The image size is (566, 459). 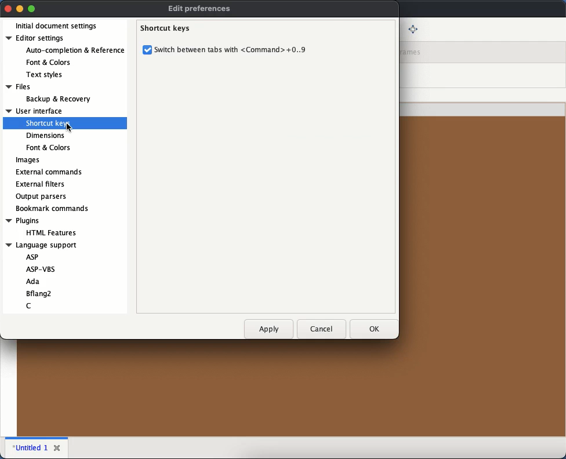 I want to click on untitled 1, so click(x=30, y=447).